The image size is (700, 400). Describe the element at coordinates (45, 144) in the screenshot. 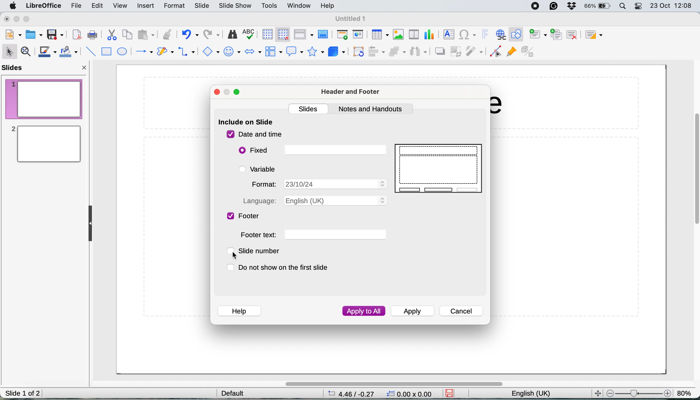

I see `slide 2` at that location.